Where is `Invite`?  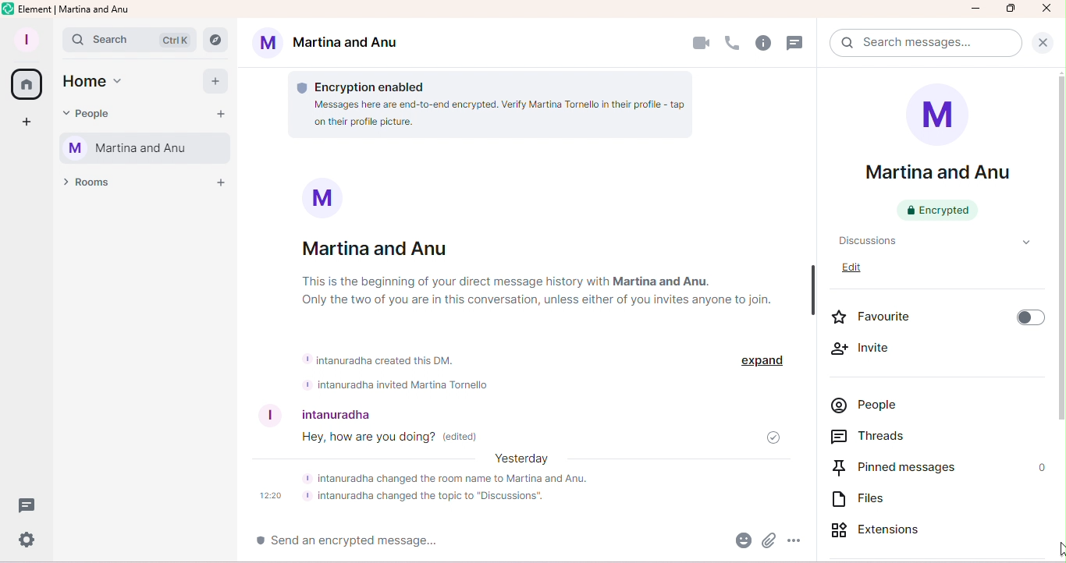
Invite is located at coordinates (874, 349).